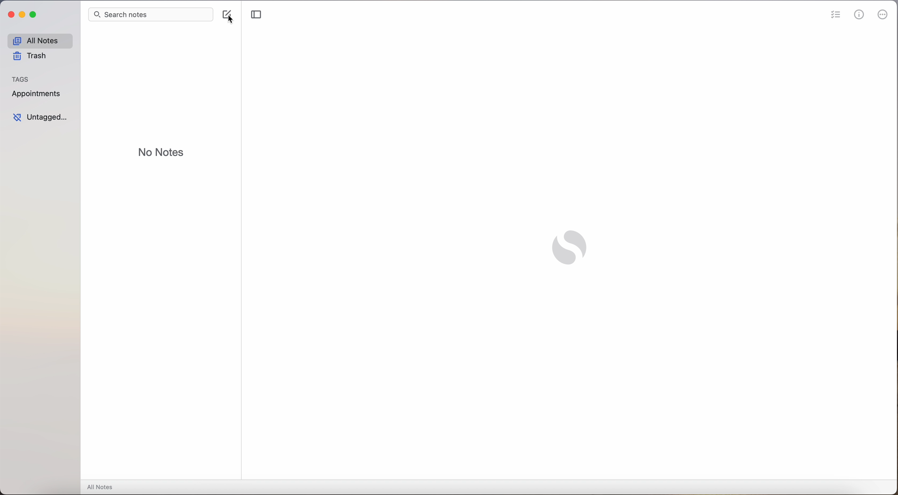 The height and width of the screenshot is (495, 898). I want to click on check list, so click(836, 16).